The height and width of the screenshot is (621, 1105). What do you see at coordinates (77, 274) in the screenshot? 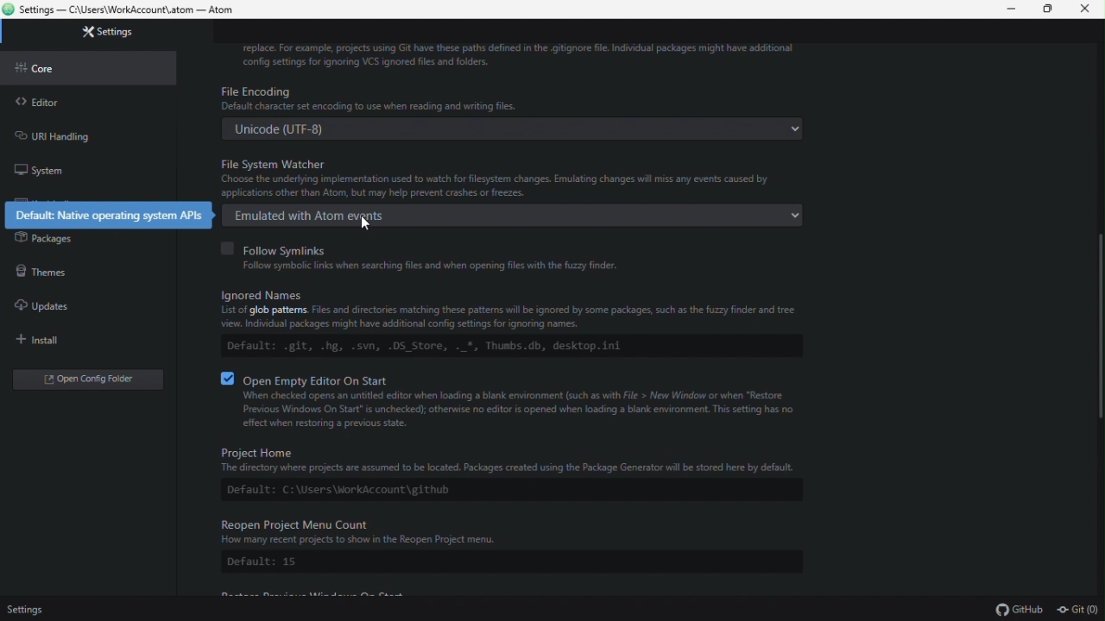
I see `themes` at bounding box center [77, 274].